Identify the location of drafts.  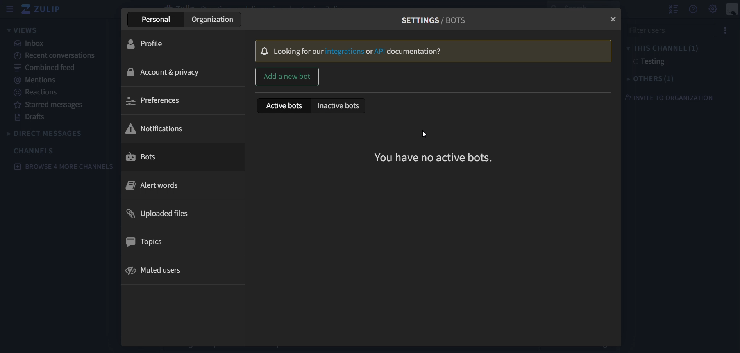
(32, 118).